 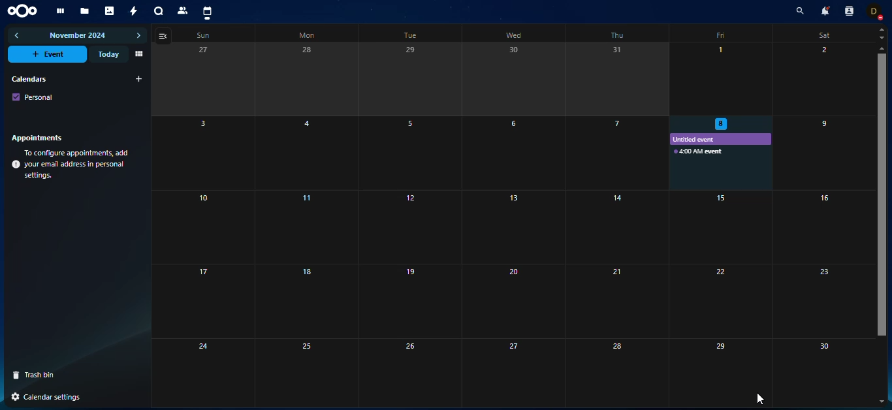 I want to click on fri, so click(x=722, y=34).